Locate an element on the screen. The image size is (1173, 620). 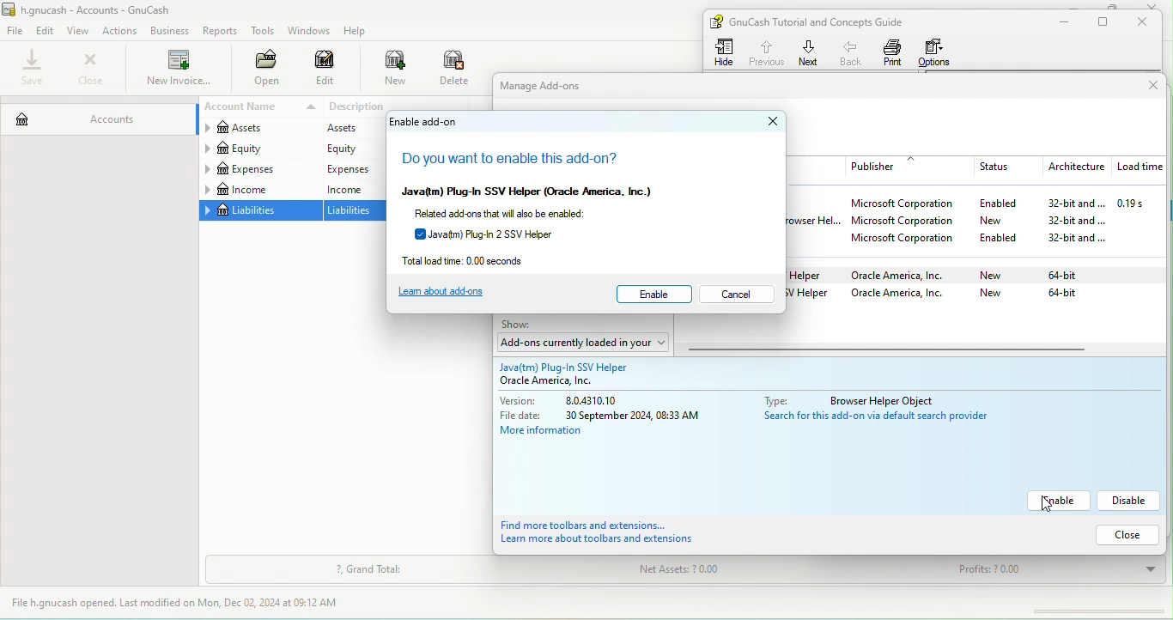
oracle america lnc is located at coordinates (570, 381).